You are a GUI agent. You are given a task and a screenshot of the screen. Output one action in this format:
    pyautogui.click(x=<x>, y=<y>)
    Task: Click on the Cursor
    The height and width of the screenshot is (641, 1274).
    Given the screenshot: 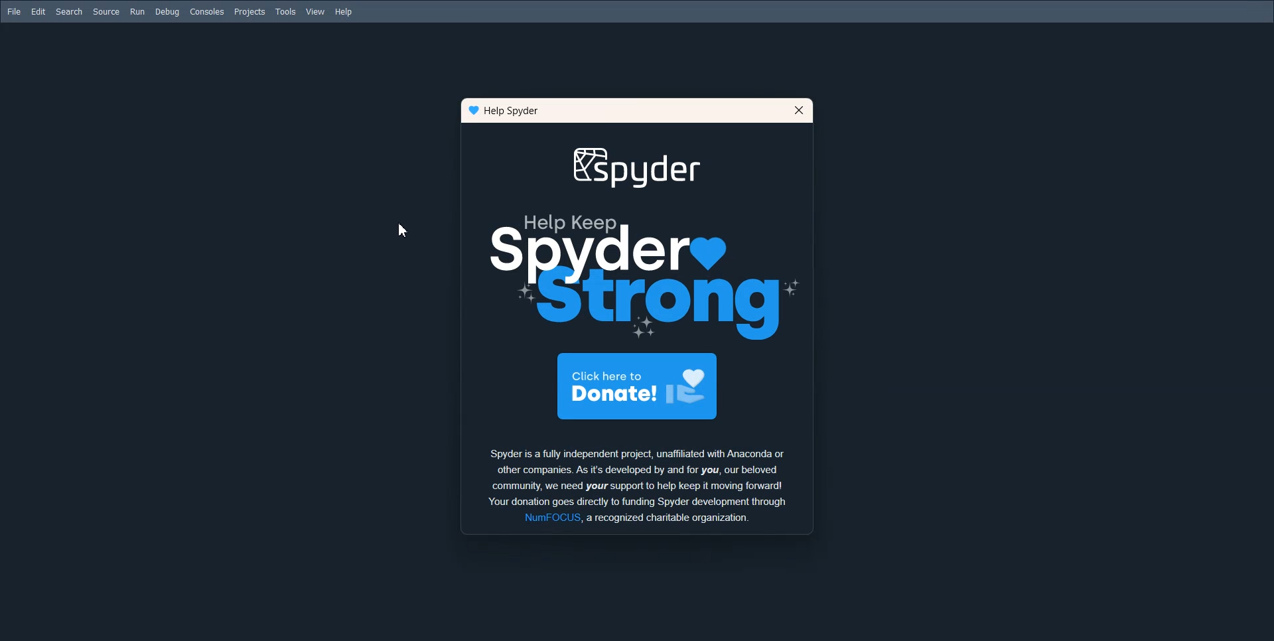 What is the action you would take?
    pyautogui.click(x=403, y=230)
    